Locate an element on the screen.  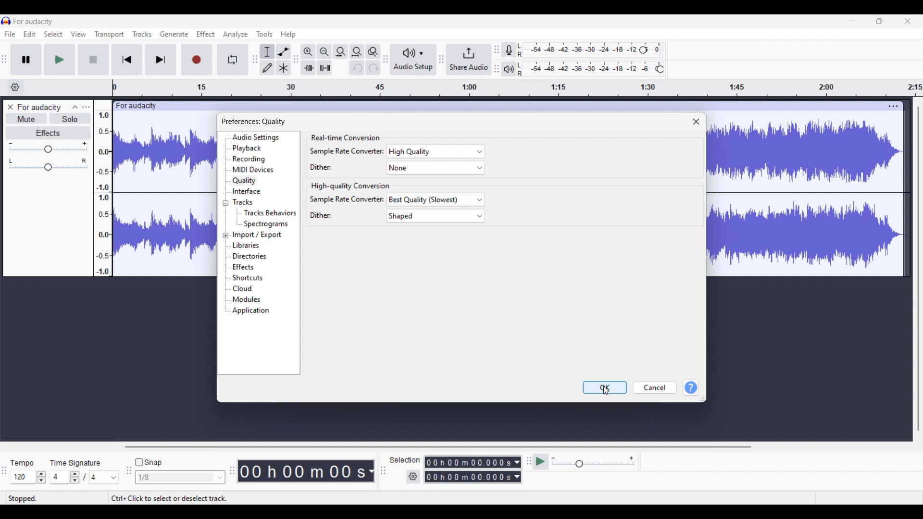
high quality is located at coordinates (410, 152).